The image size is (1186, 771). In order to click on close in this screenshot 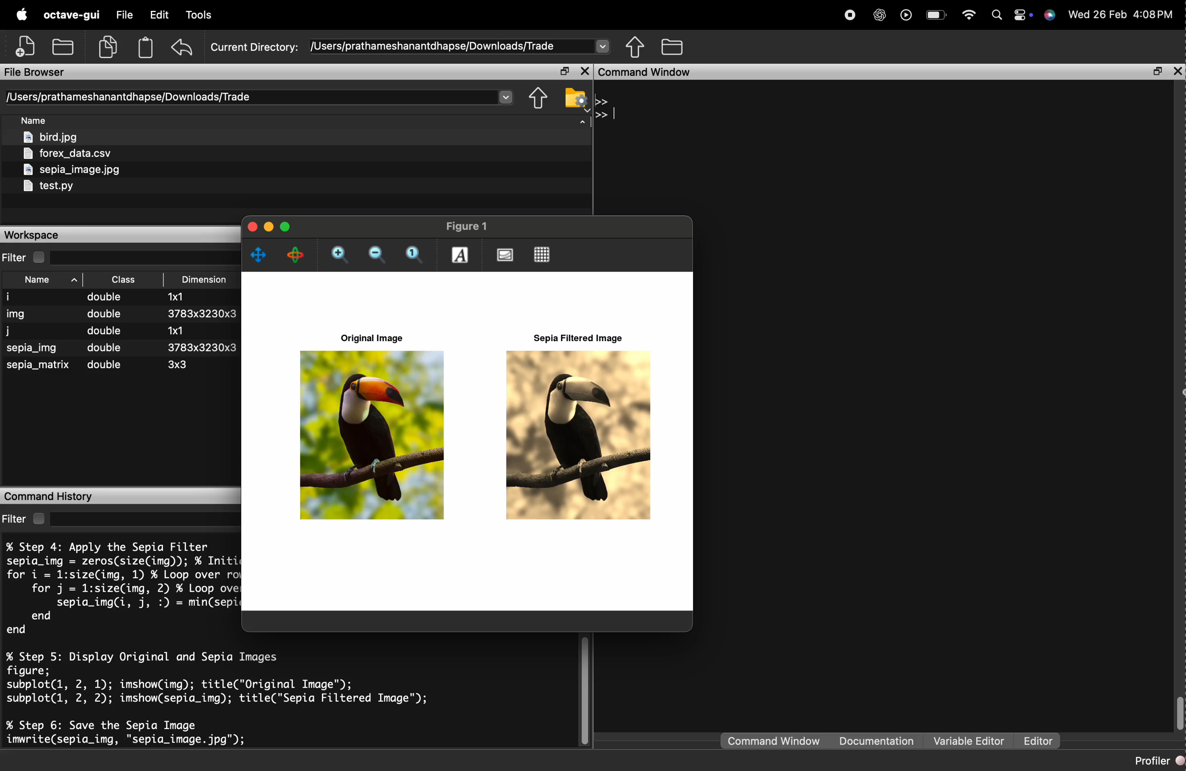, I will do `click(252, 226)`.